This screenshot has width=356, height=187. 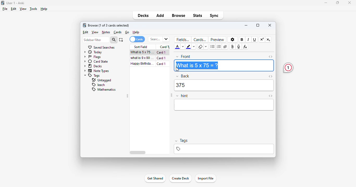 What do you see at coordinates (224, 149) in the screenshot?
I see `tags` at bounding box center [224, 149].